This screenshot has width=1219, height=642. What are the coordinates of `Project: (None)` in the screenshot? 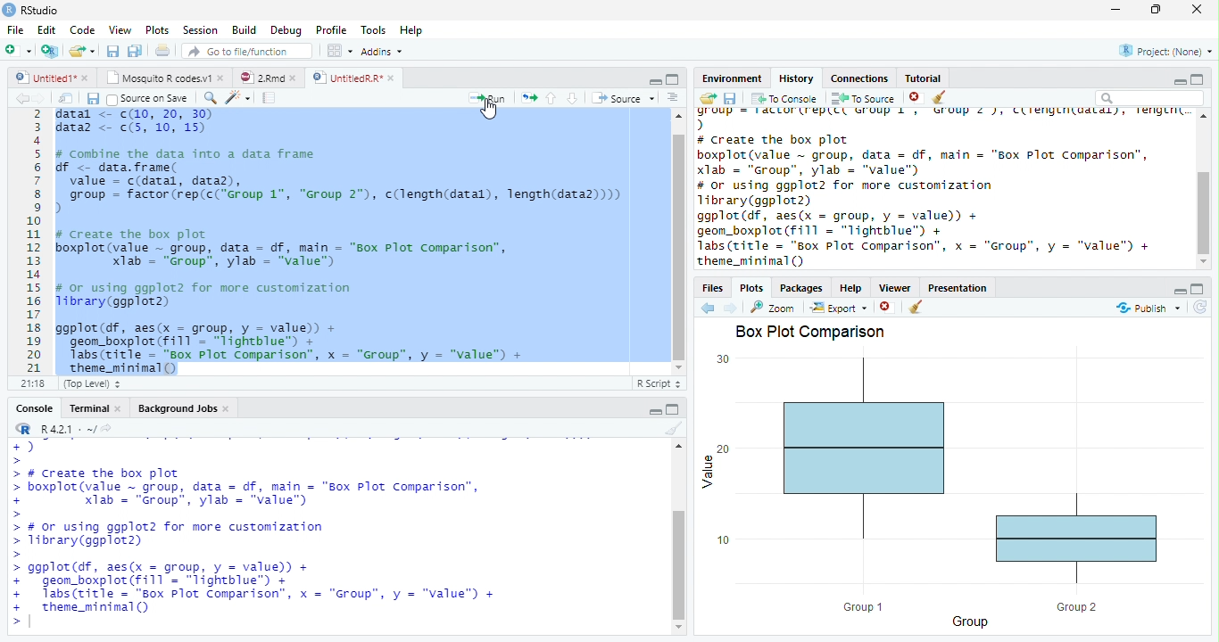 It's located at (1166, 51).